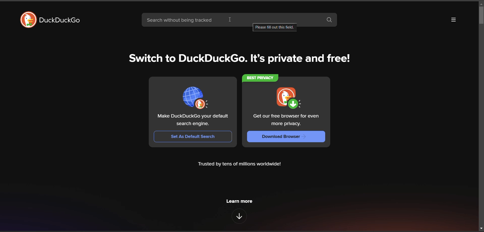 The height and width of the screenshot is (232, 484). What do you see at coordinates (239, 164) in the screenshot?
I see `metadata` at bounding box center [239, 164].